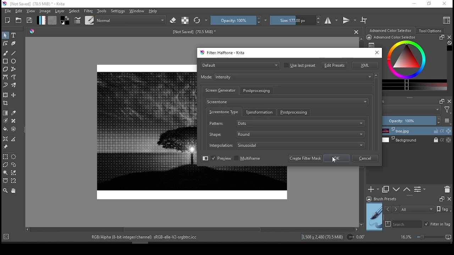 This screenshot has width=454, height=255. Describe the element at coordinates (258, 91) in the screenshot. I see `postprocessing` at that location.